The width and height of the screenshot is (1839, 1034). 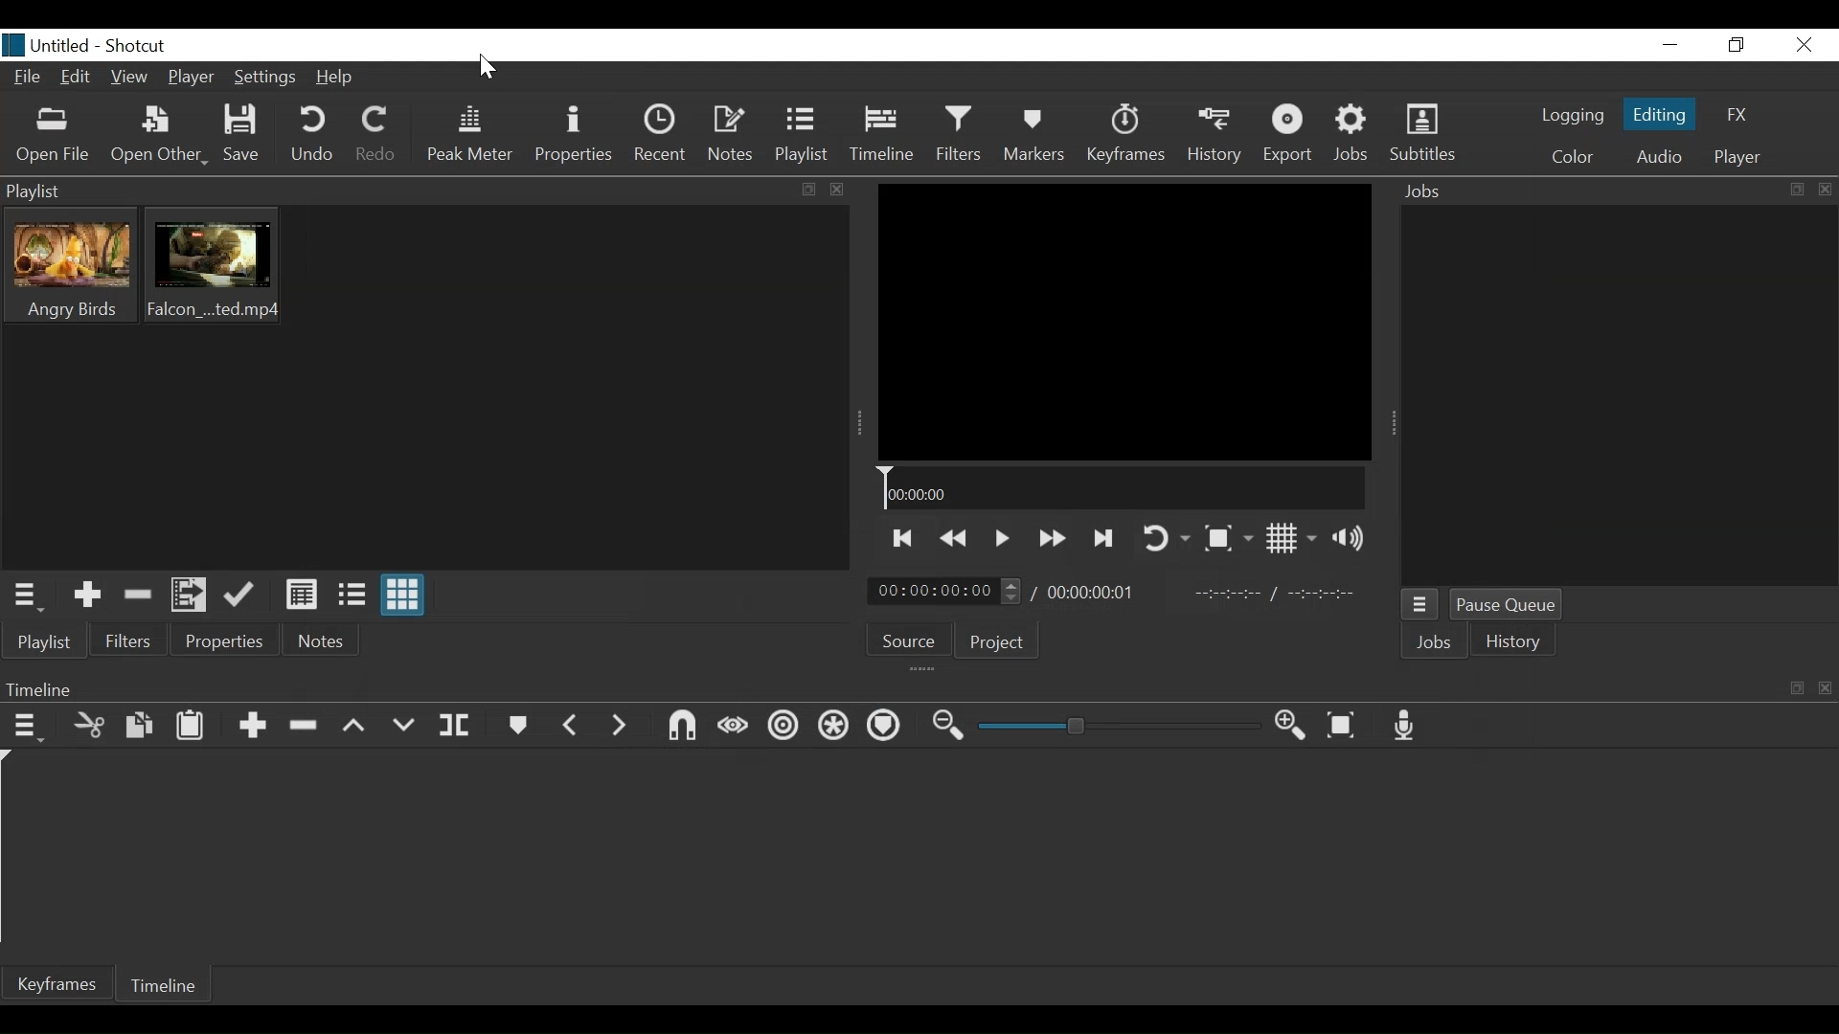 I want to click on Open File, so click(x=54, y=135).